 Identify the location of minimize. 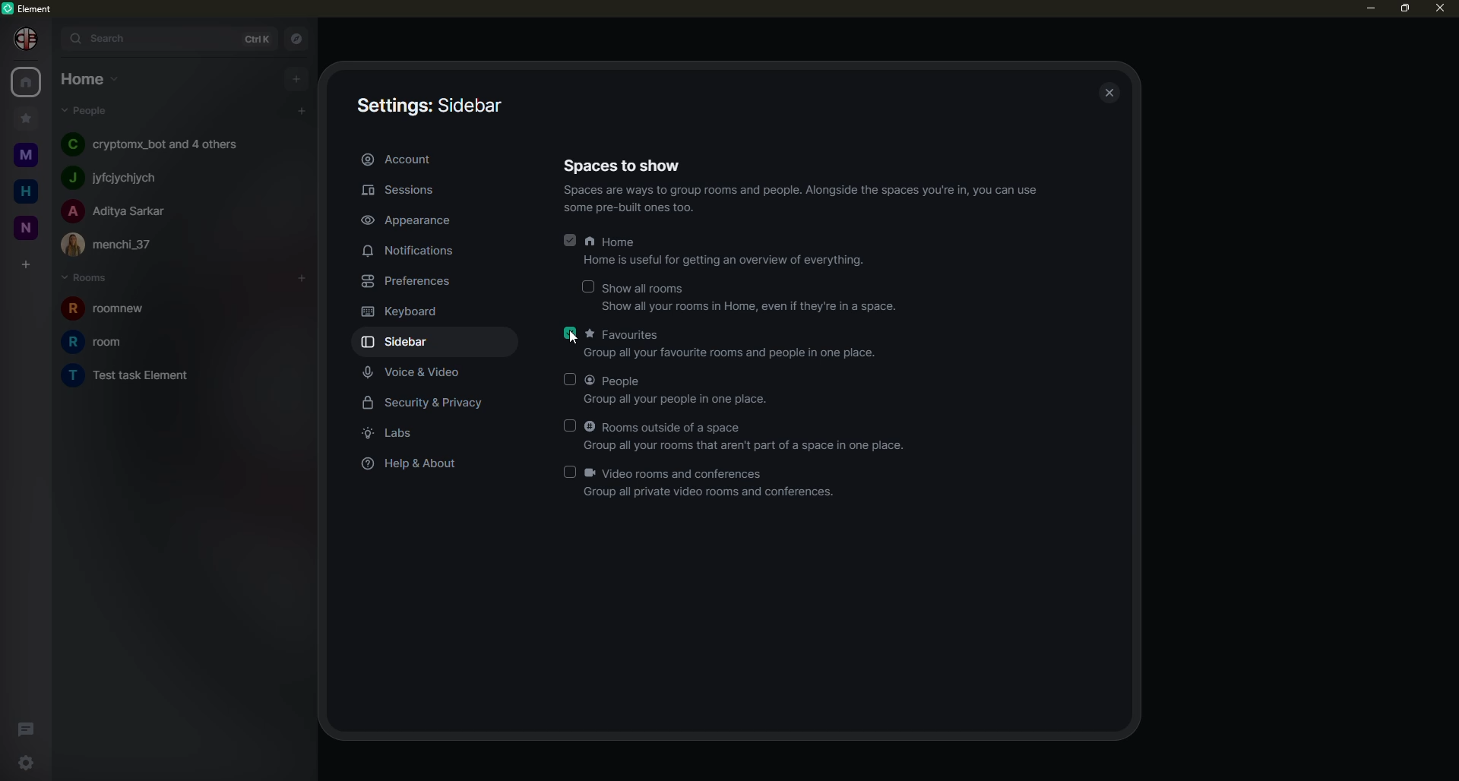
(1362, 9).